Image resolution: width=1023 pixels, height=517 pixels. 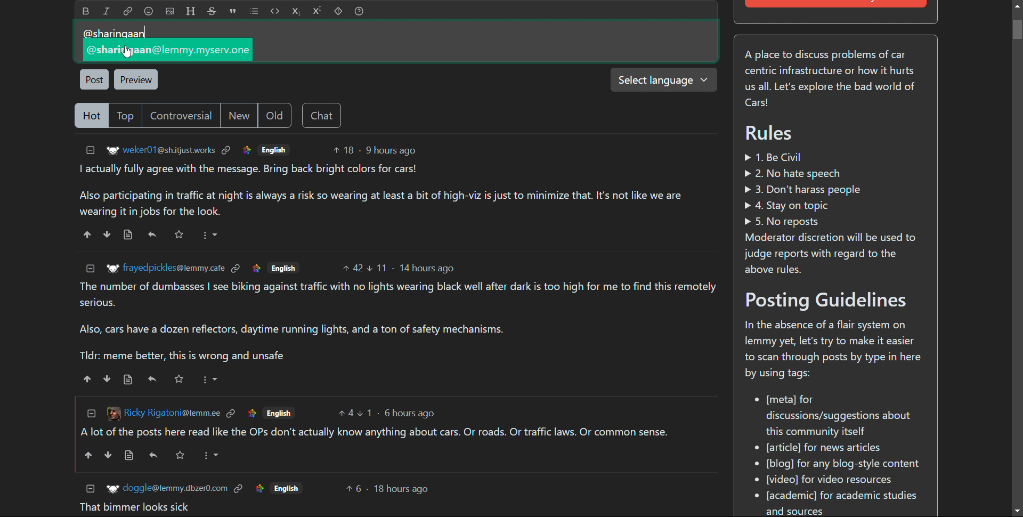 I want to click on collapse, so click(x=90, y=413).